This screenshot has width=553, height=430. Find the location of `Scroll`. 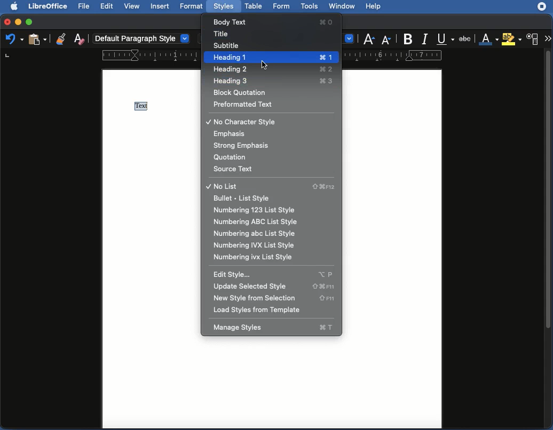

Scroll is located at coordinates (549, 240).